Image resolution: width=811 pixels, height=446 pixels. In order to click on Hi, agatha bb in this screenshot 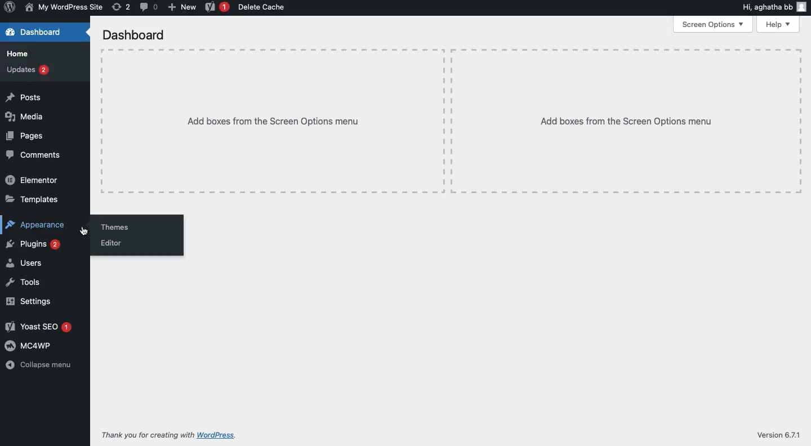, I will do `click(765, 7)`.